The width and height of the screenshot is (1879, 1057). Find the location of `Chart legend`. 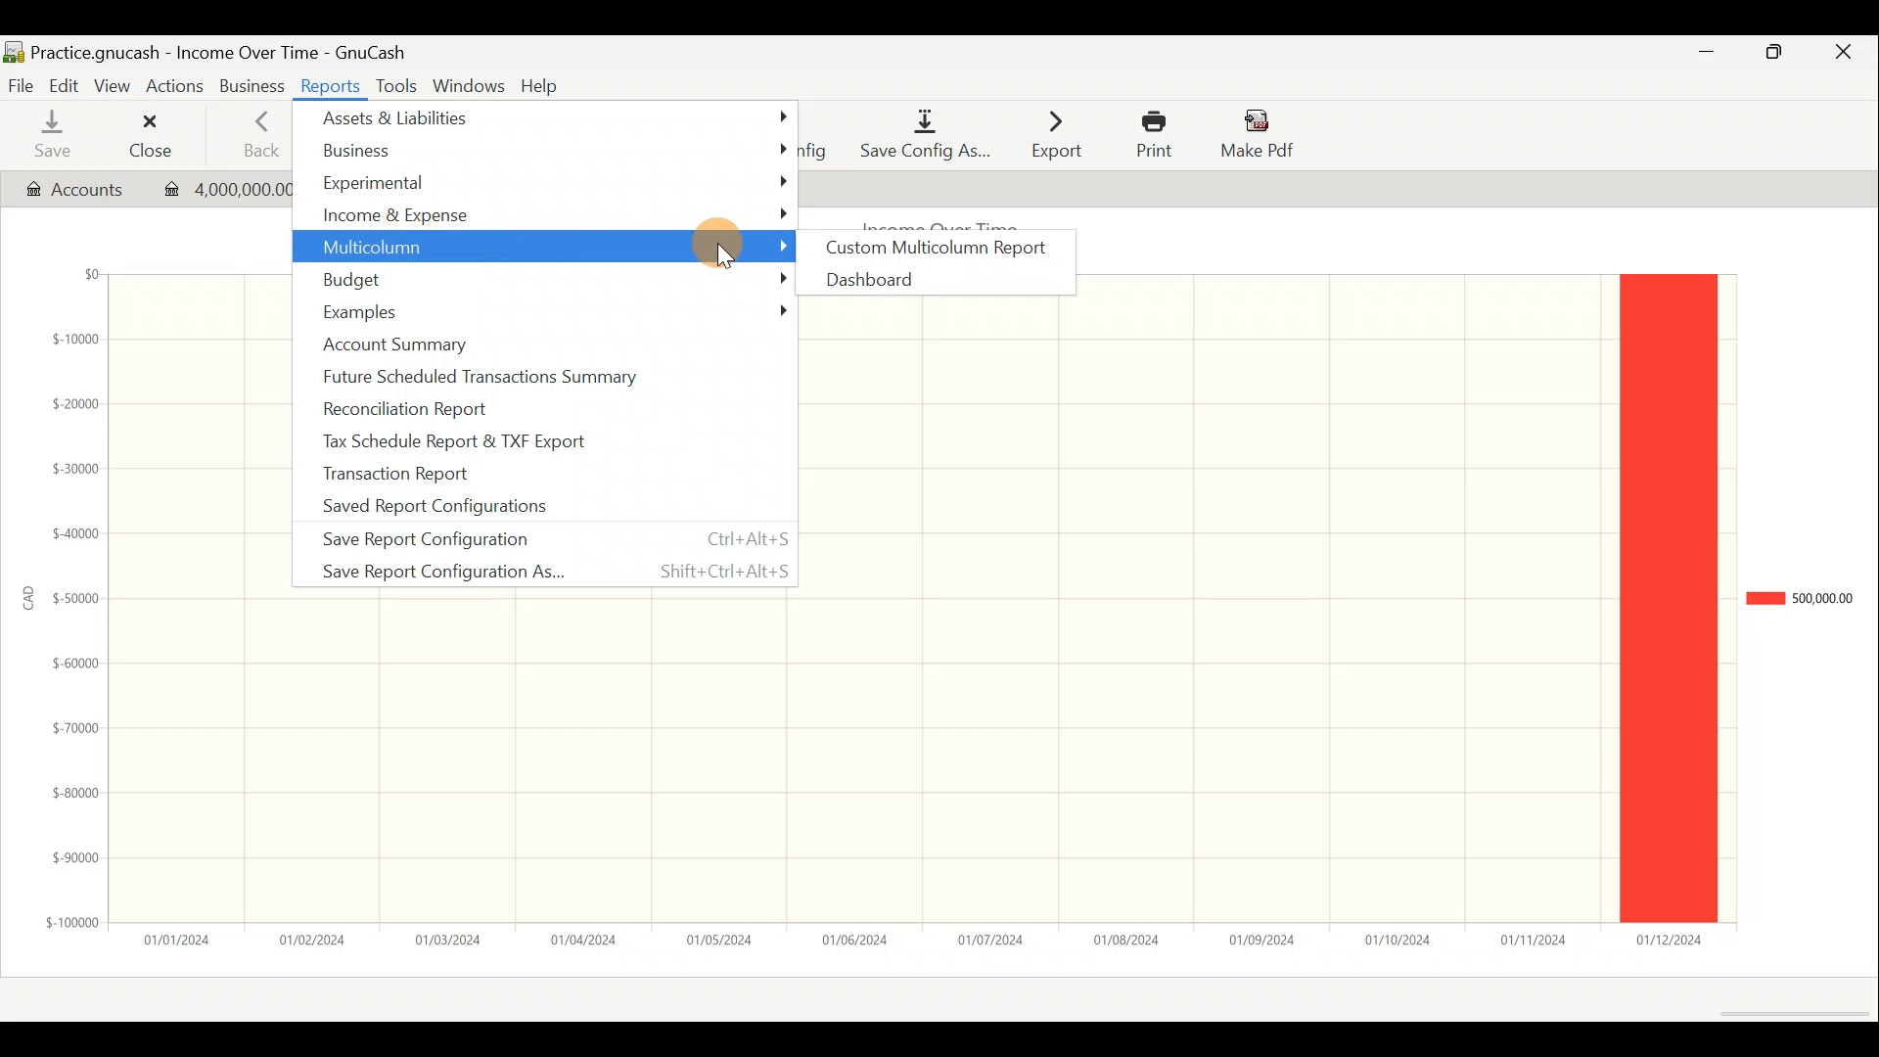

Chart legend is located at coordinates (1801, 596).